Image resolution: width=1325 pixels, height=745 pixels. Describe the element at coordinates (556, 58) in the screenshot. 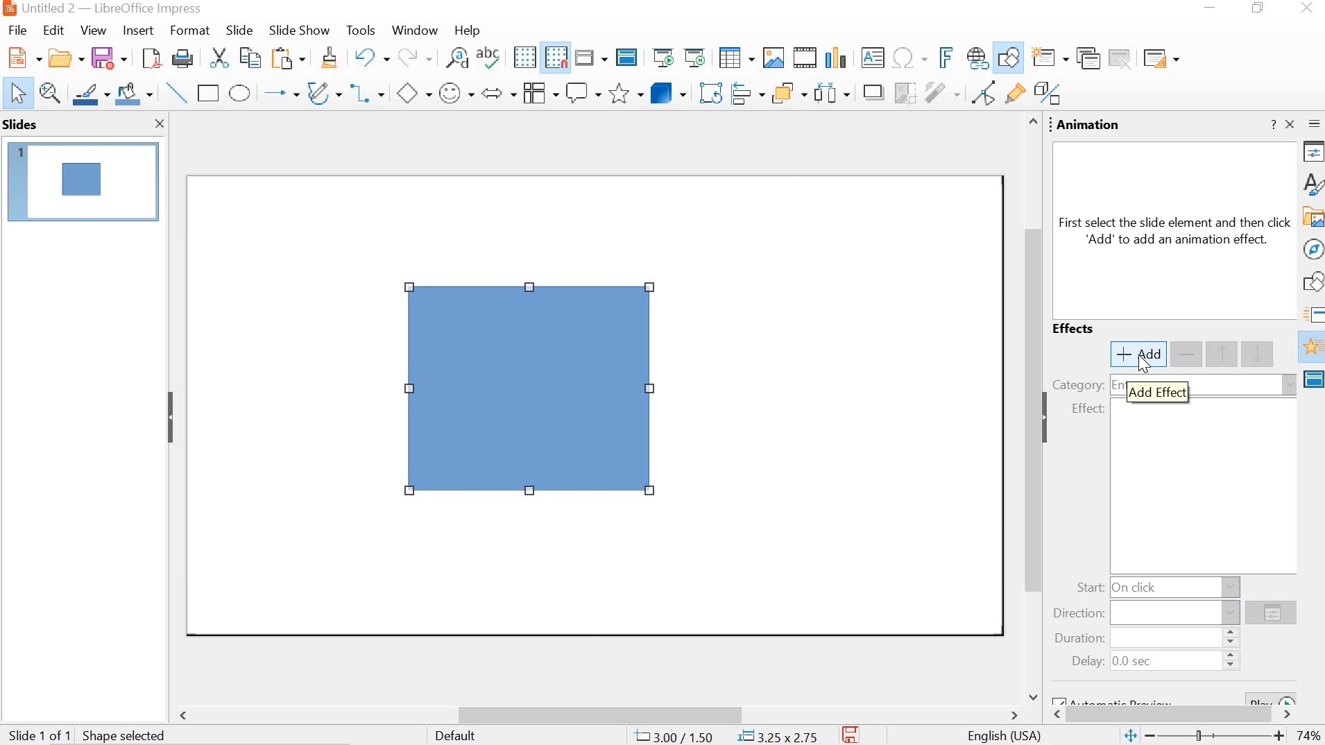

I see `snap to grid` at that location.